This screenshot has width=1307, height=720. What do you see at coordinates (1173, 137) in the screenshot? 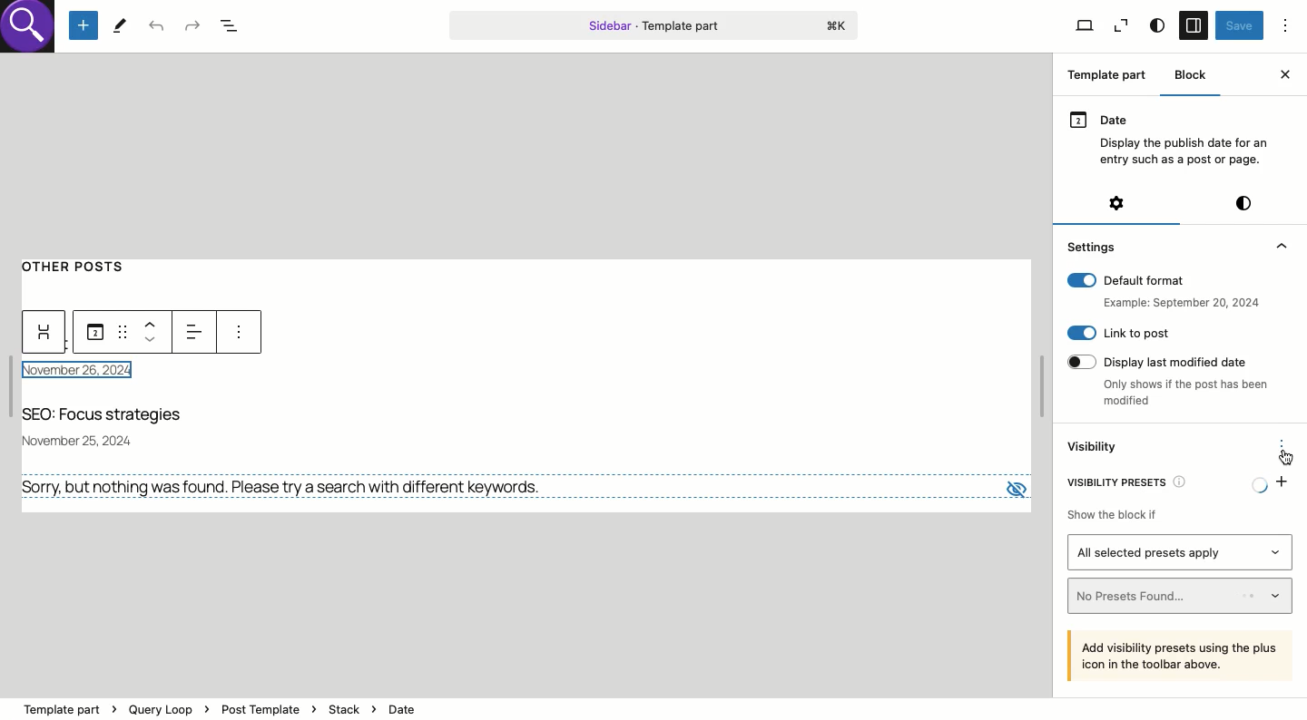
I see `Date` at bounding box center [1173, 137].